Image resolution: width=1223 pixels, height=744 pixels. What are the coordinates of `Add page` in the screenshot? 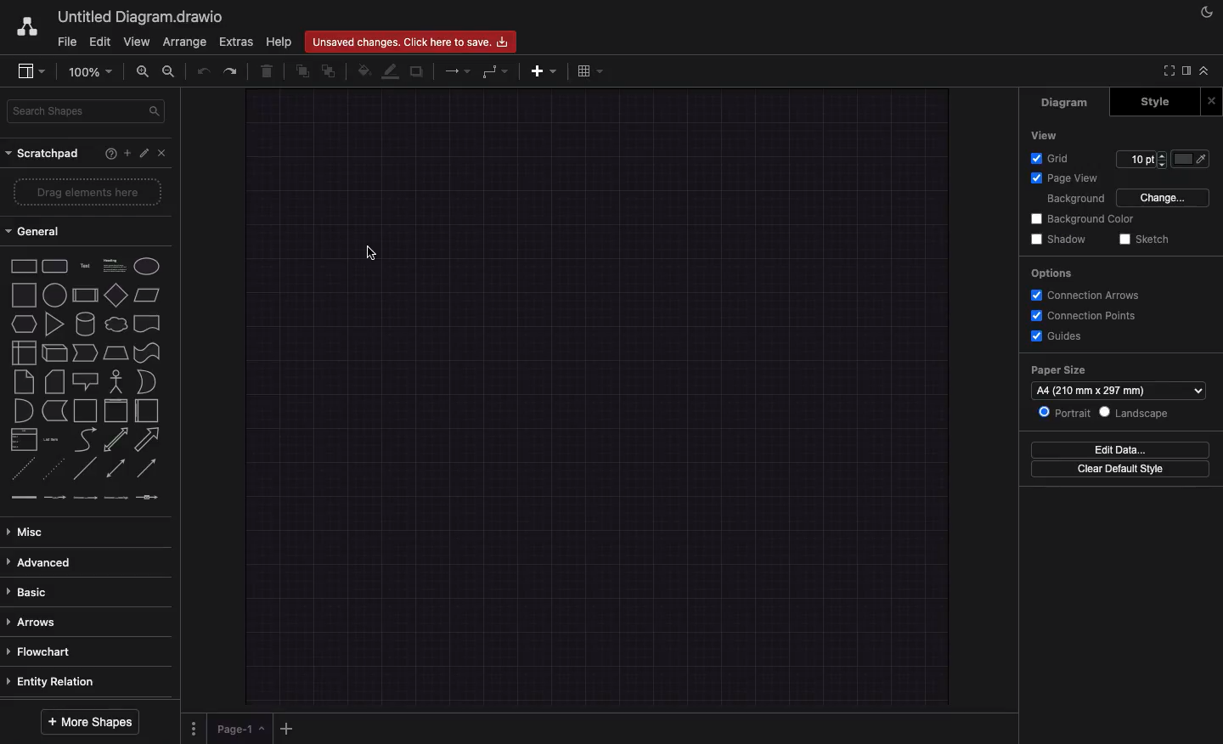 It's located at (285, 730).